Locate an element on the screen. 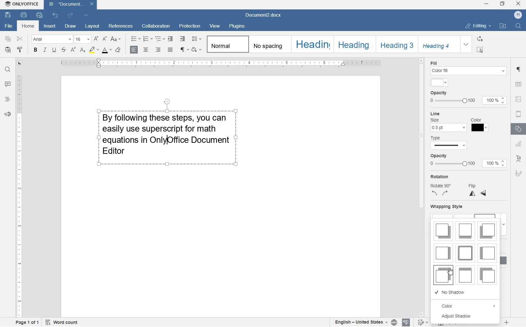 This screenshot has height=327, width=526. layout is located at coordinates (92, 26).